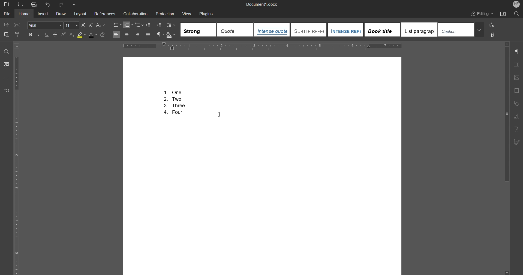  What do you see at coordinates (90, 26) in the screenshot?
I see `Decrease Size` at bounding box center [90, 26].